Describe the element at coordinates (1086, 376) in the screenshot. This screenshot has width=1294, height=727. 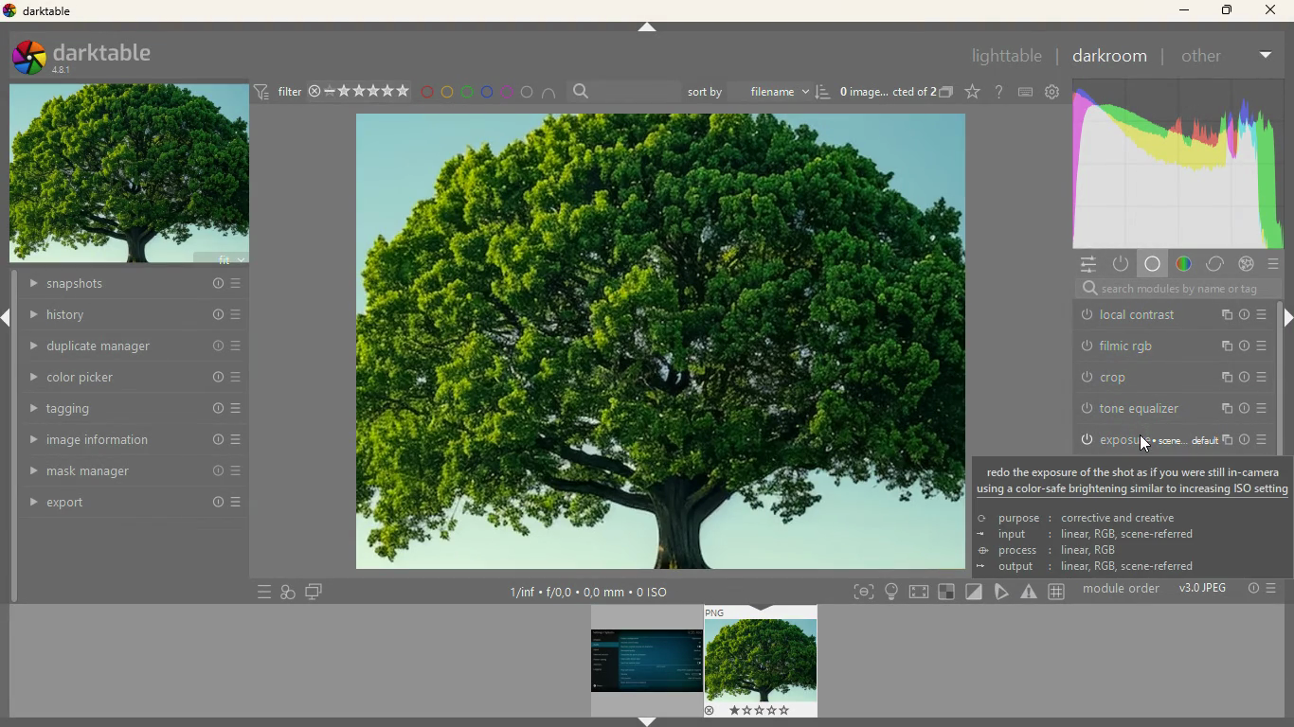
I see `power` at that location.